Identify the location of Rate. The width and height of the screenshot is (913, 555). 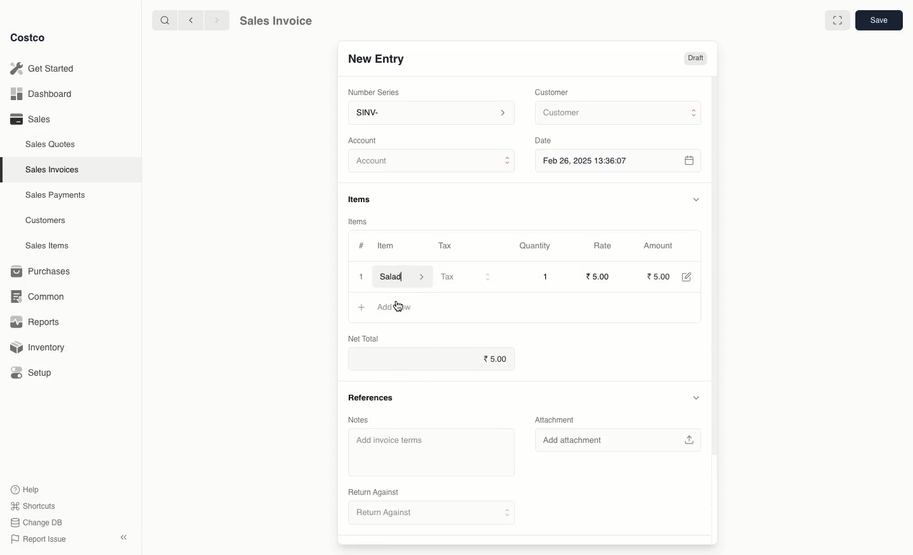
(604, 246).